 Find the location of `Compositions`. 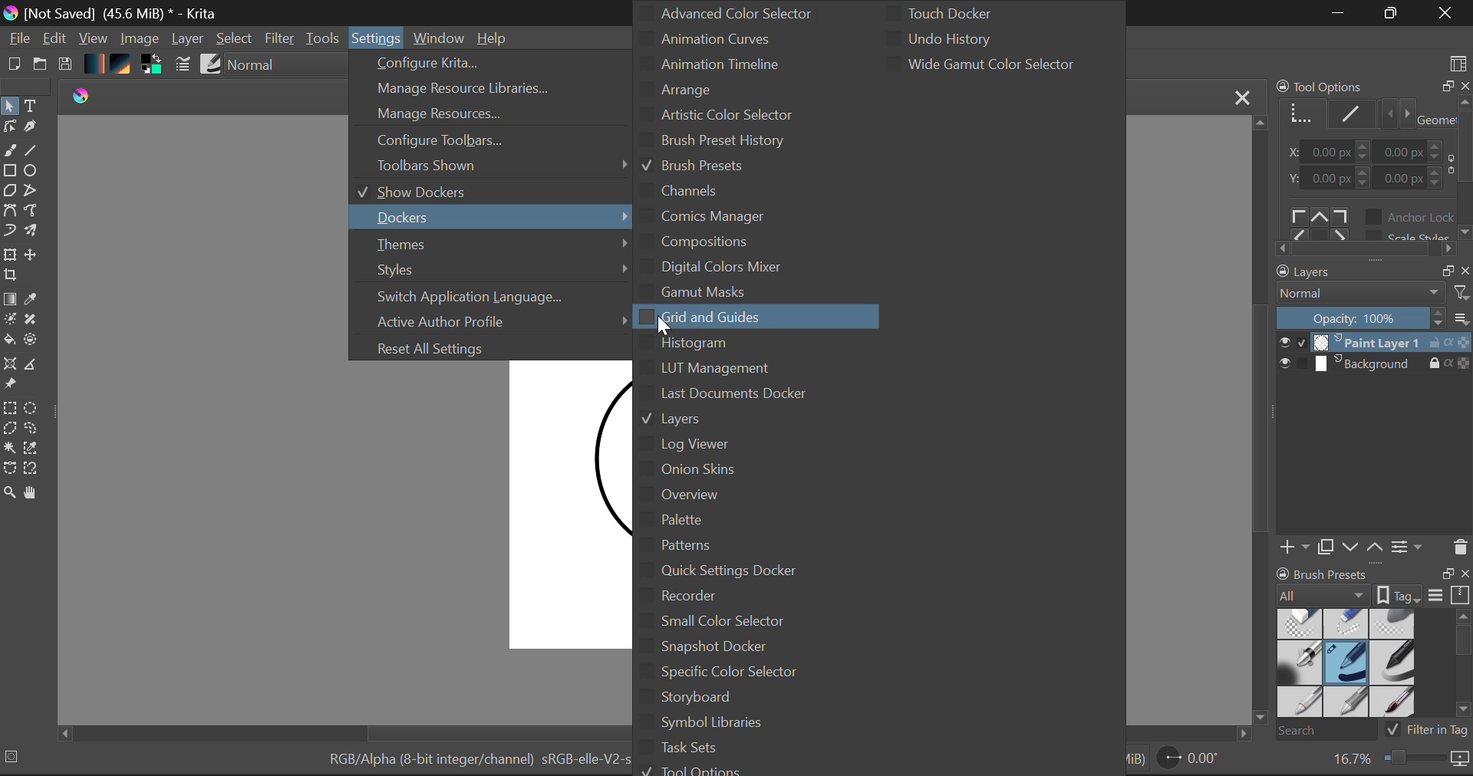

Compositions is located at coordinates (772, 242).